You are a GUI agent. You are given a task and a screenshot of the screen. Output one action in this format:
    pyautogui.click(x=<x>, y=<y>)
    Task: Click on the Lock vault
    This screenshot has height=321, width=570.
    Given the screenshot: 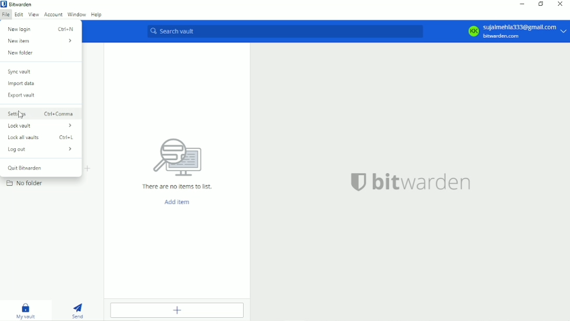 What is the action you would take?
    pyautogui.click(x=40, y=125)
    